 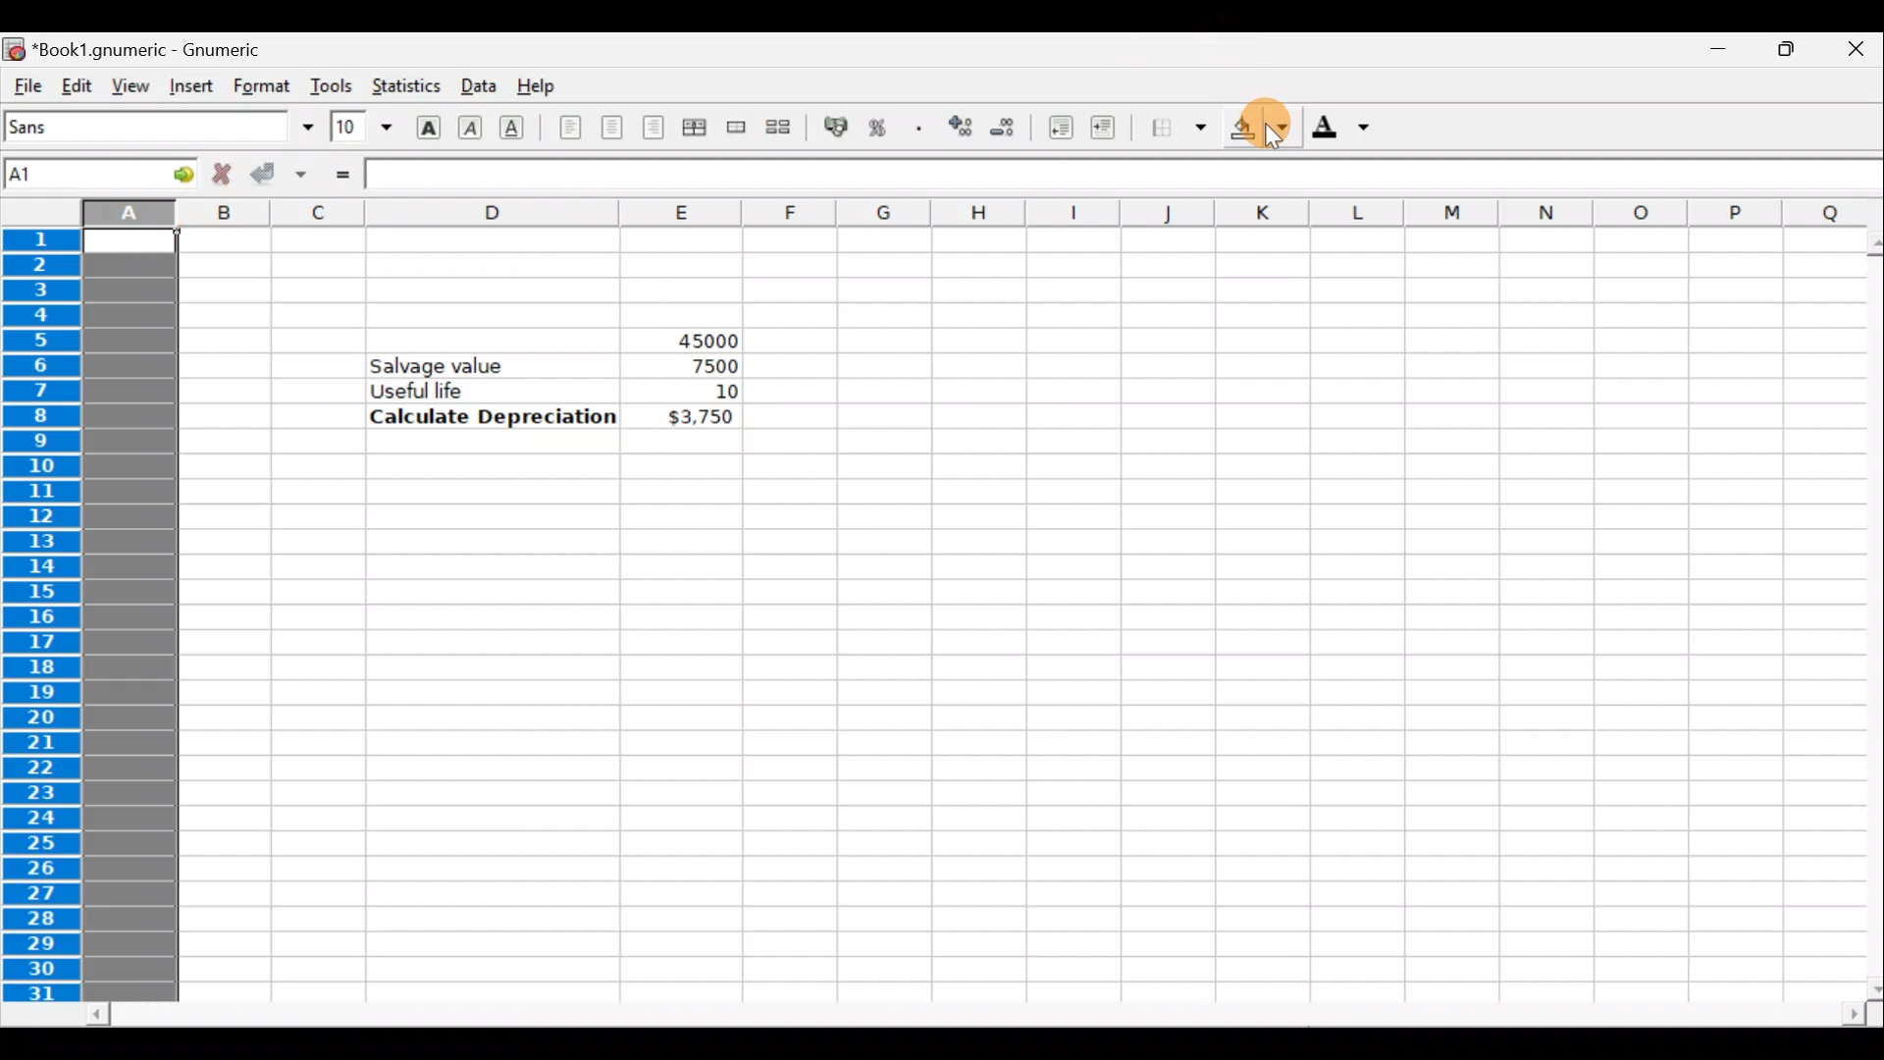 I want to click on Align right, so click(x=653, y=129).